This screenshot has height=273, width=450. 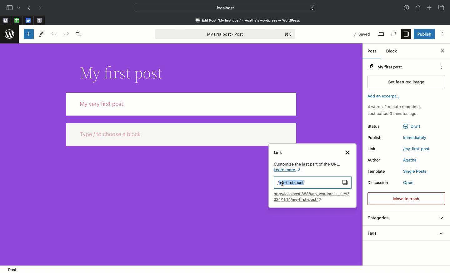 I want to click on Post, so click(x=372, y=51).